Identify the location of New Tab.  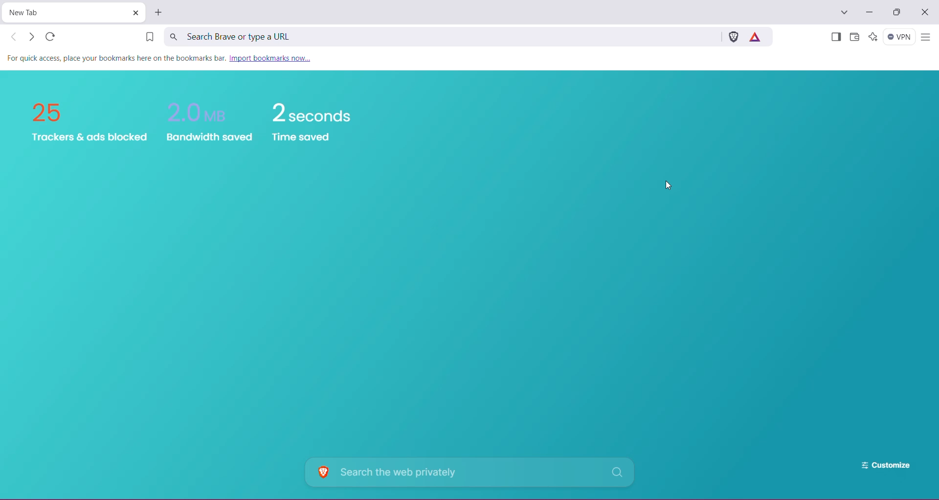
(159, 12).